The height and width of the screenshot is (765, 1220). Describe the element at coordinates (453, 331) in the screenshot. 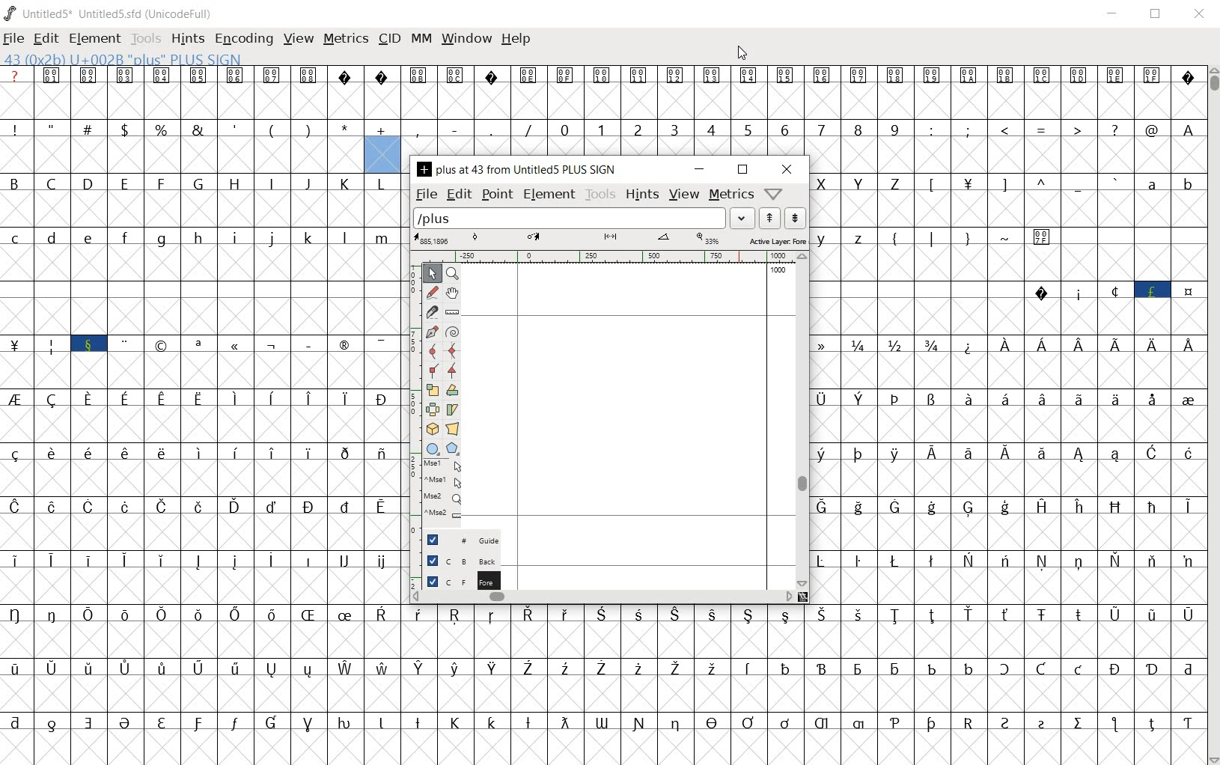

I see `change whether spiro is active or not` at that location.